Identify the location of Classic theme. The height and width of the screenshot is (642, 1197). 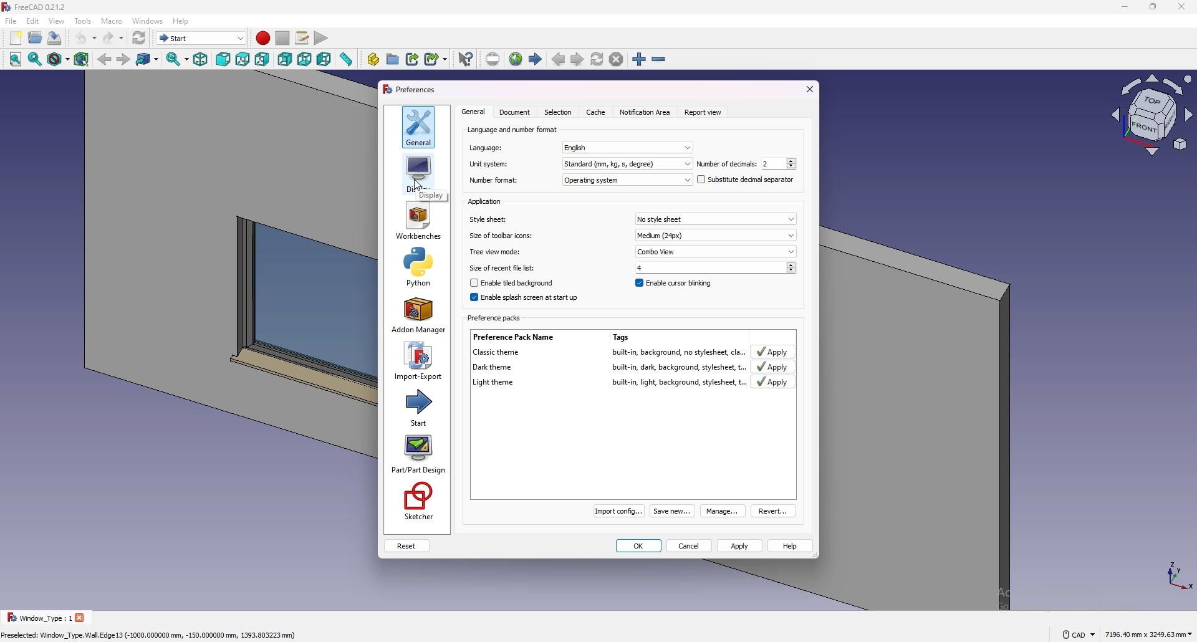
(496, 353).